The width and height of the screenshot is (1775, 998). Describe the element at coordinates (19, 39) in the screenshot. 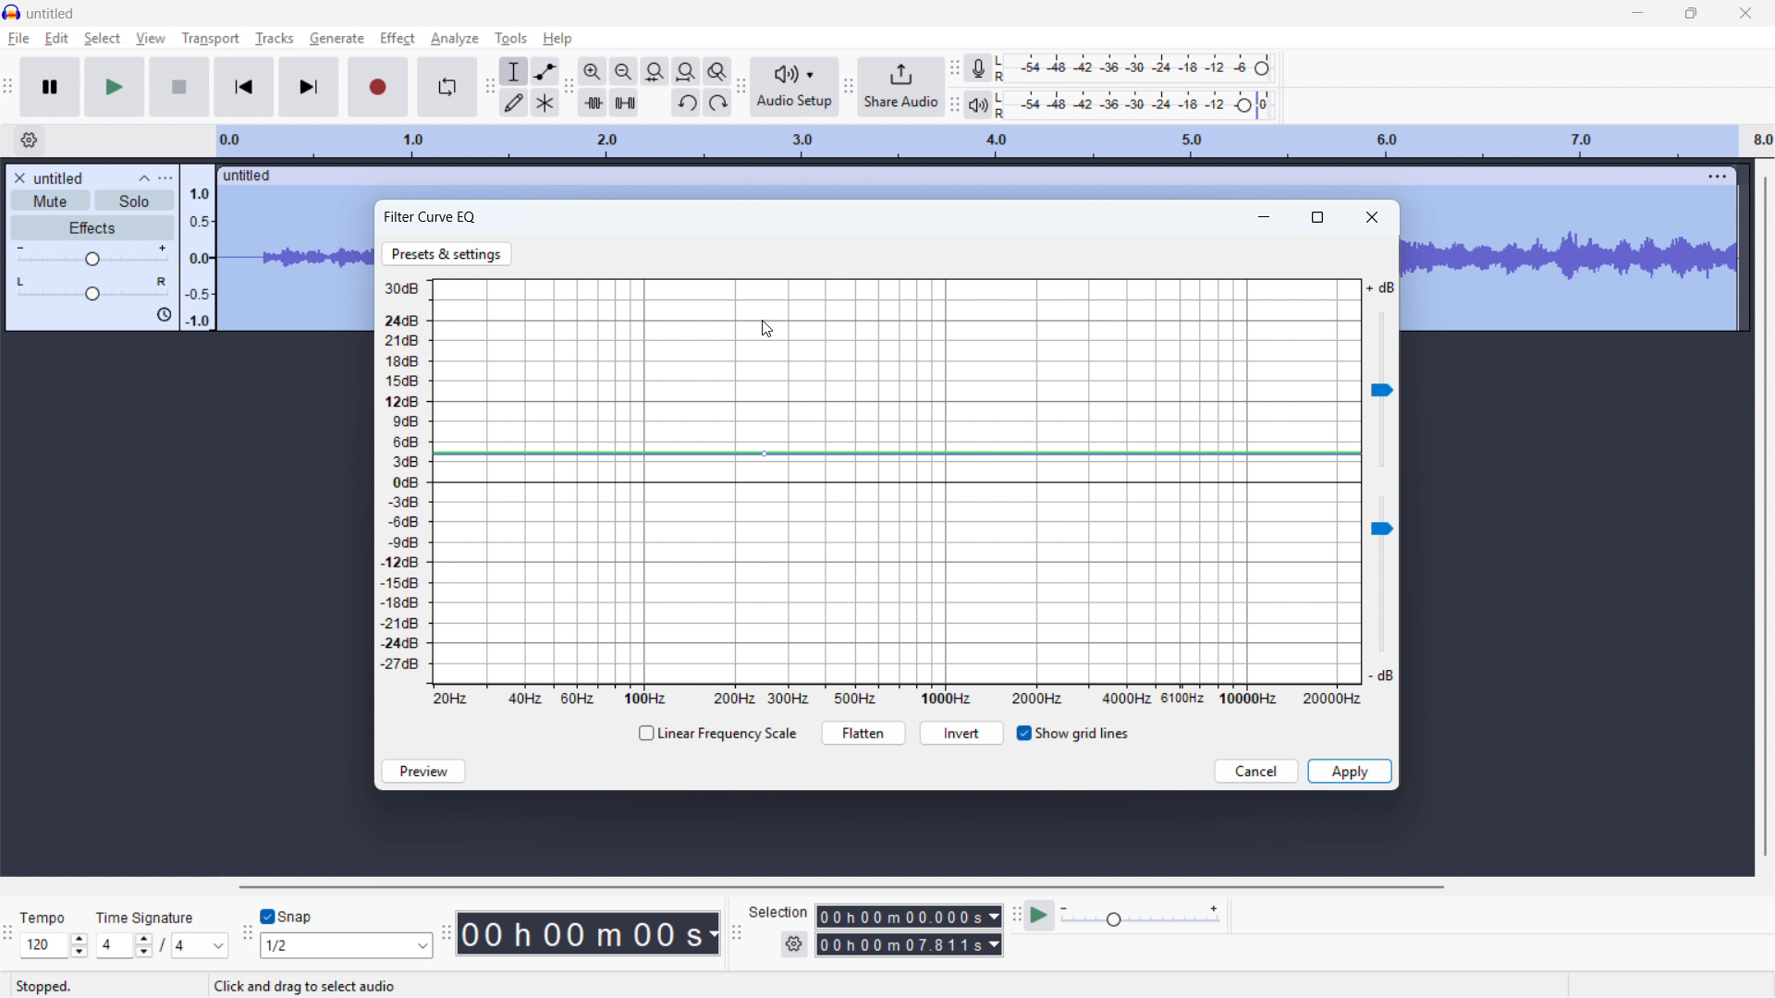

I see `file` at that location.